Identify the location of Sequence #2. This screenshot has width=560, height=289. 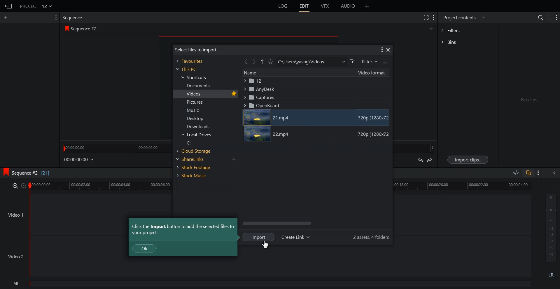
(87, 28).